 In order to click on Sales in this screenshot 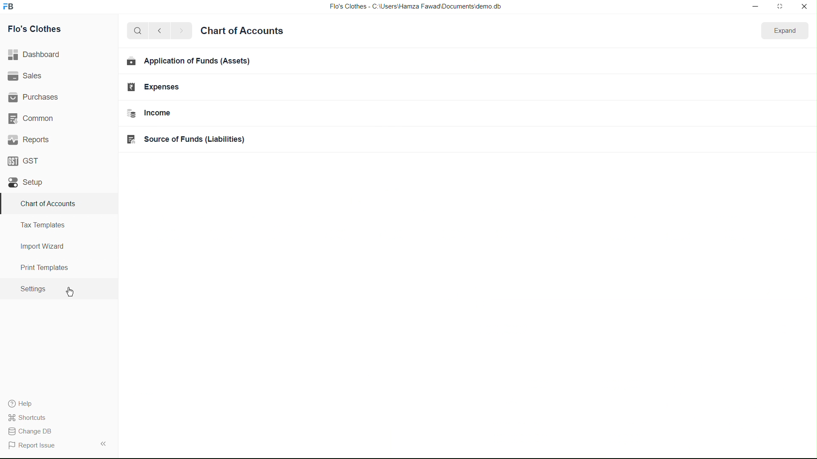, I will do `click(27, 76)`.